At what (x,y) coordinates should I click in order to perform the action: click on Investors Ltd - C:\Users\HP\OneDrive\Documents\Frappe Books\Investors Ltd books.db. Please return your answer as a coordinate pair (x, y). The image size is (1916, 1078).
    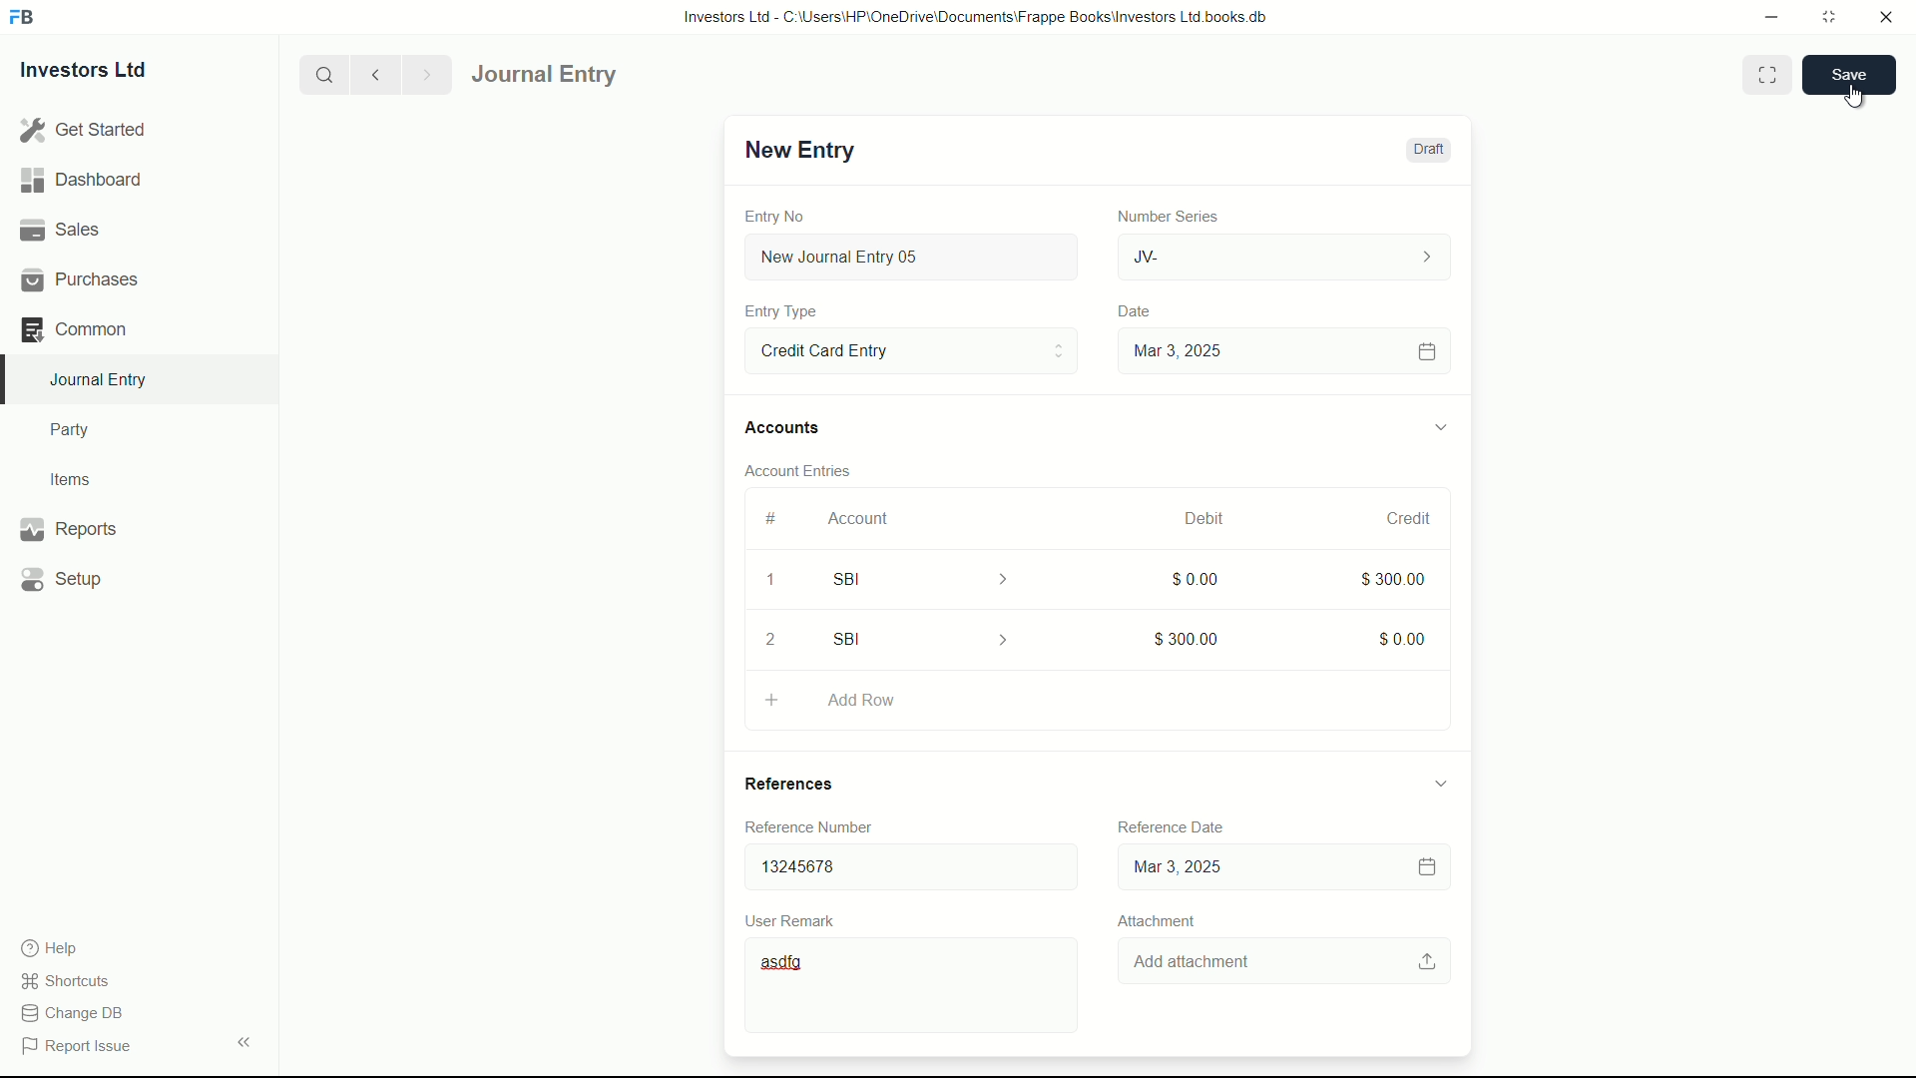
    Looking at the image, I should click on (978, 16).